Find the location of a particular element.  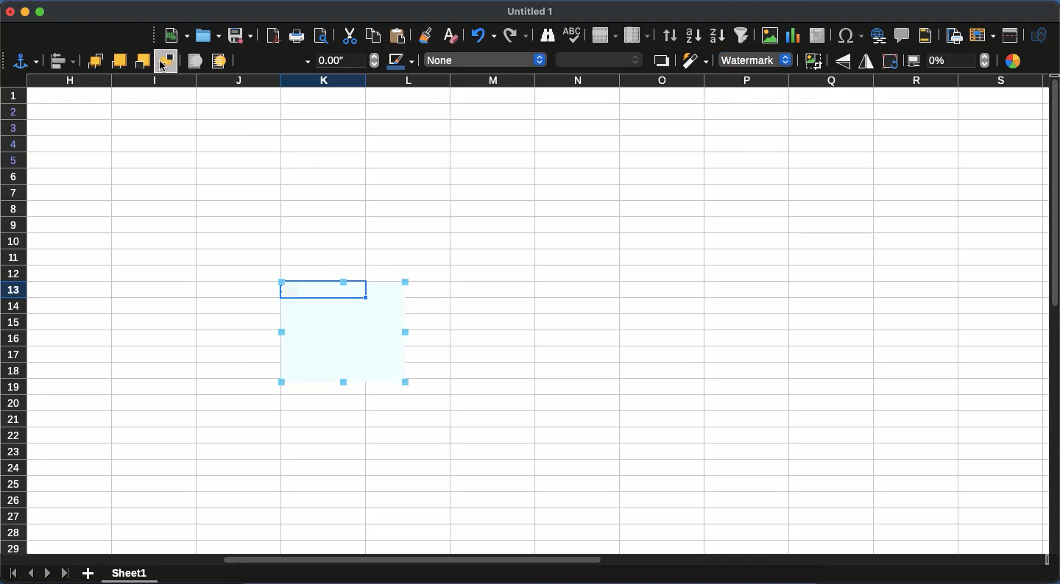

redo is located at coordinates (512, 35).